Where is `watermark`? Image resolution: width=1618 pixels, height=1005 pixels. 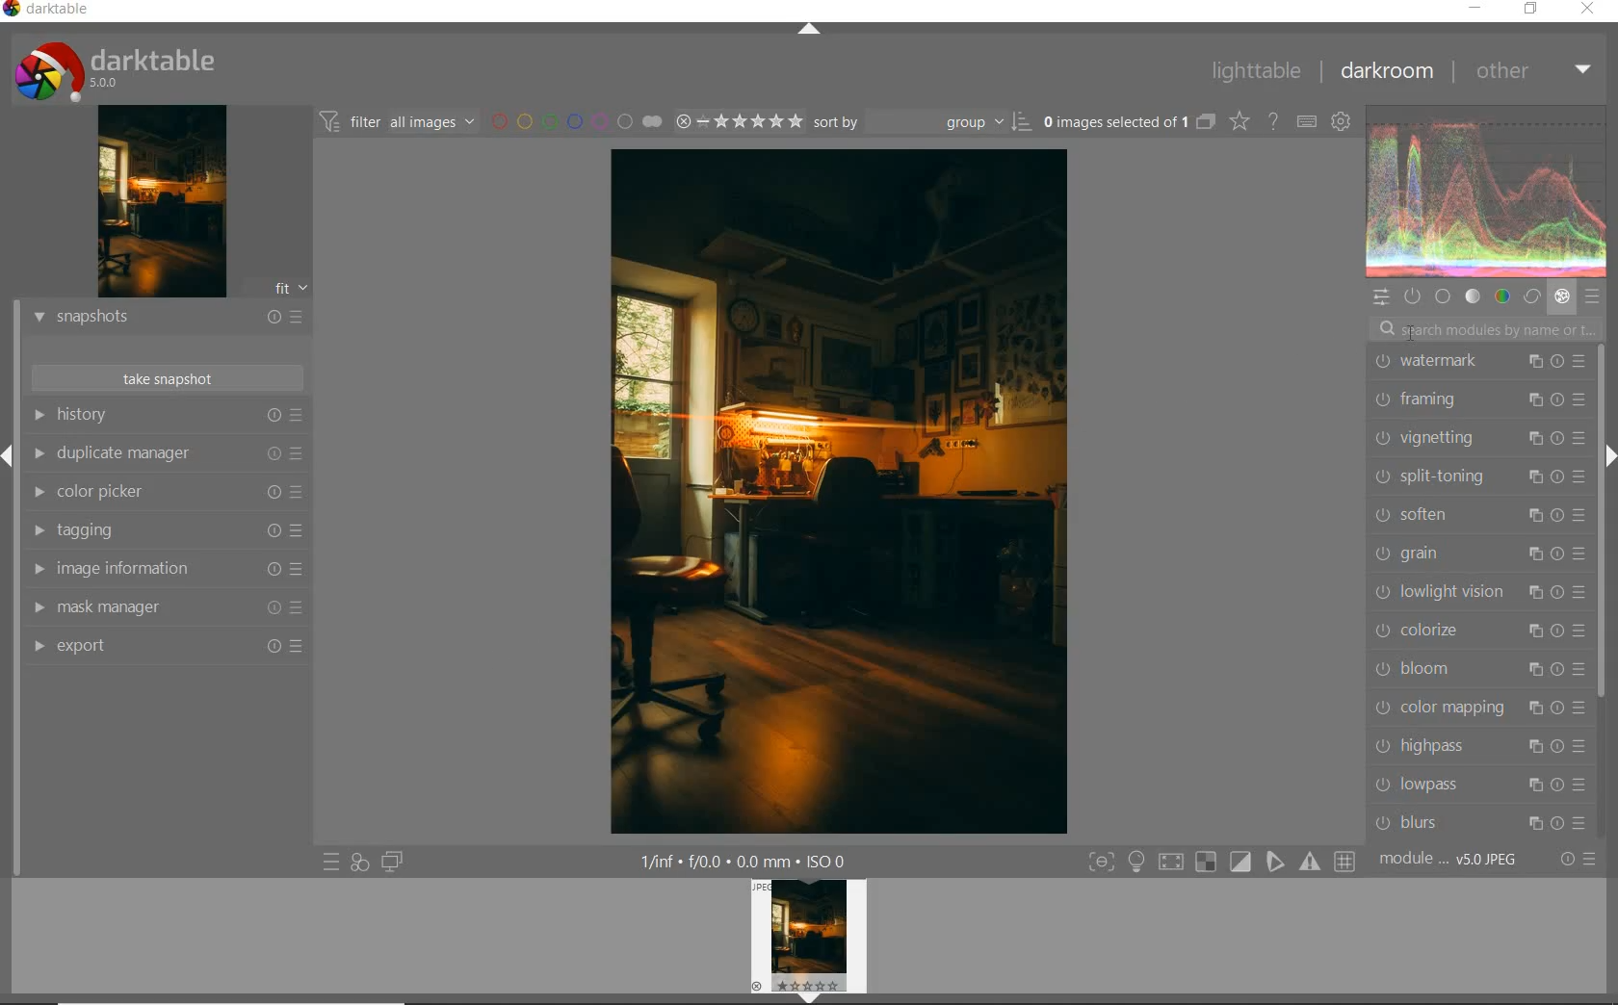
watermark is located at coordinates (1479, 363).